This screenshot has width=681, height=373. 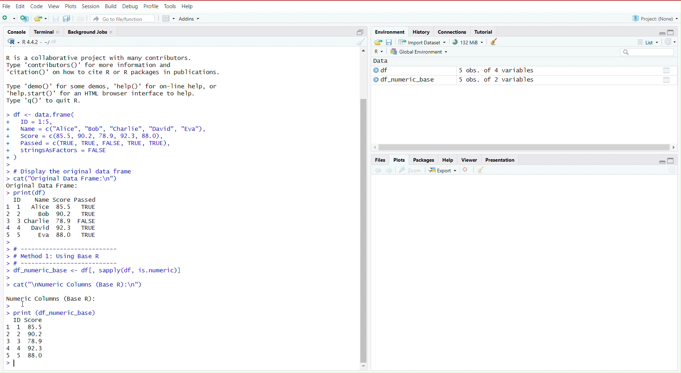 What do you see at coordinates (500, 158) in the screenshot?
I see `Presentation` at bounding box center [500, 158].